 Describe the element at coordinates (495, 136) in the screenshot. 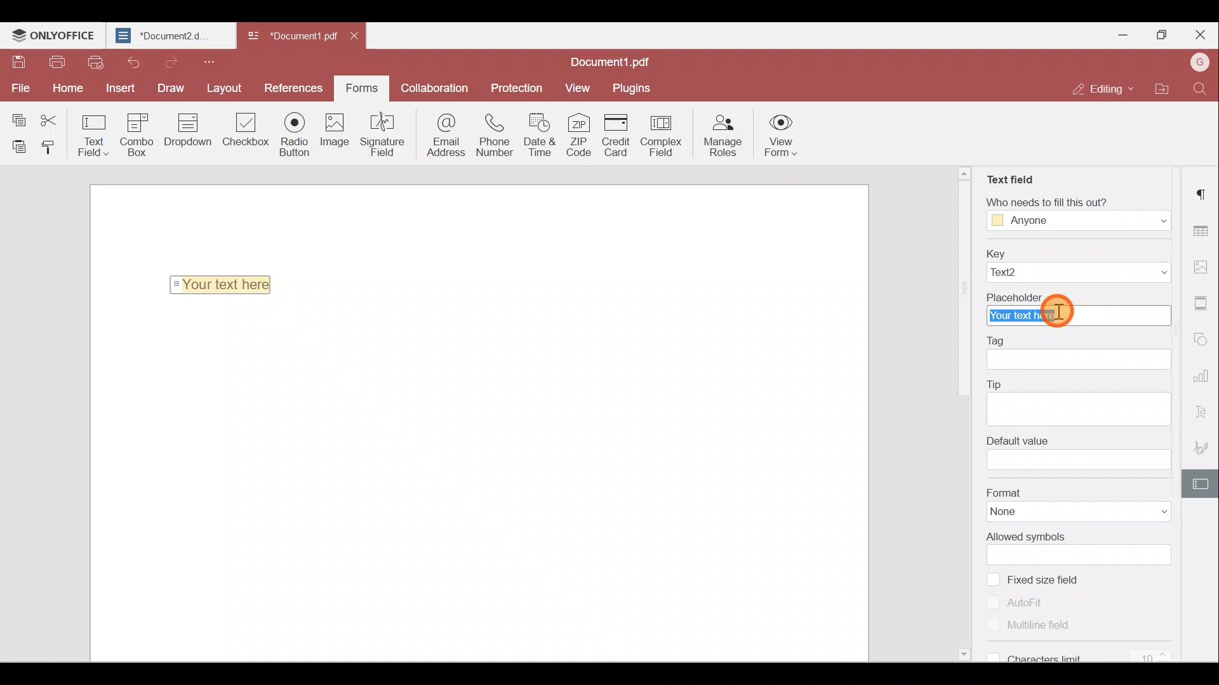

I see `Phone number` at that location.